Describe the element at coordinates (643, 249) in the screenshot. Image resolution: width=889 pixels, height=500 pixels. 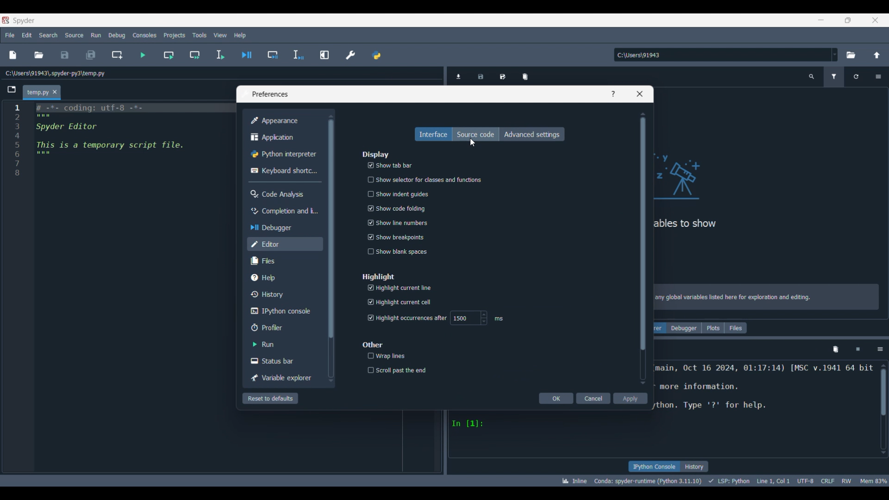
I see `Vertical slide bar` at that location.